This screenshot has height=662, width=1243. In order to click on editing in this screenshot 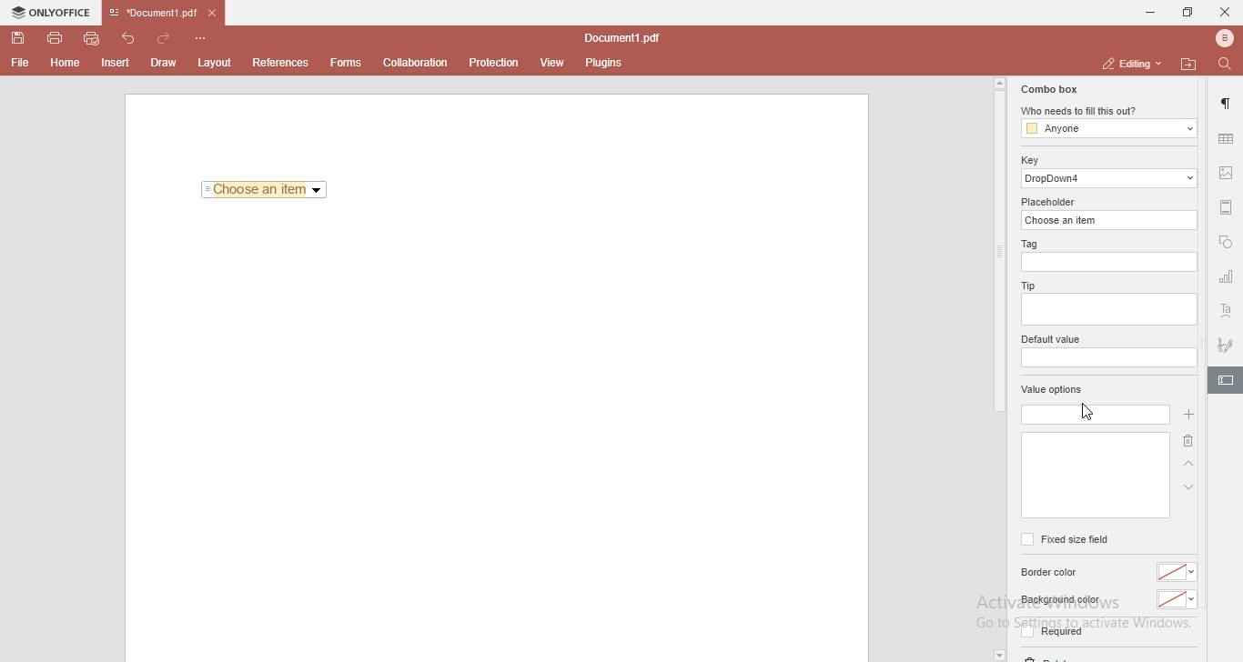, I will do `click(1129, 63)`.